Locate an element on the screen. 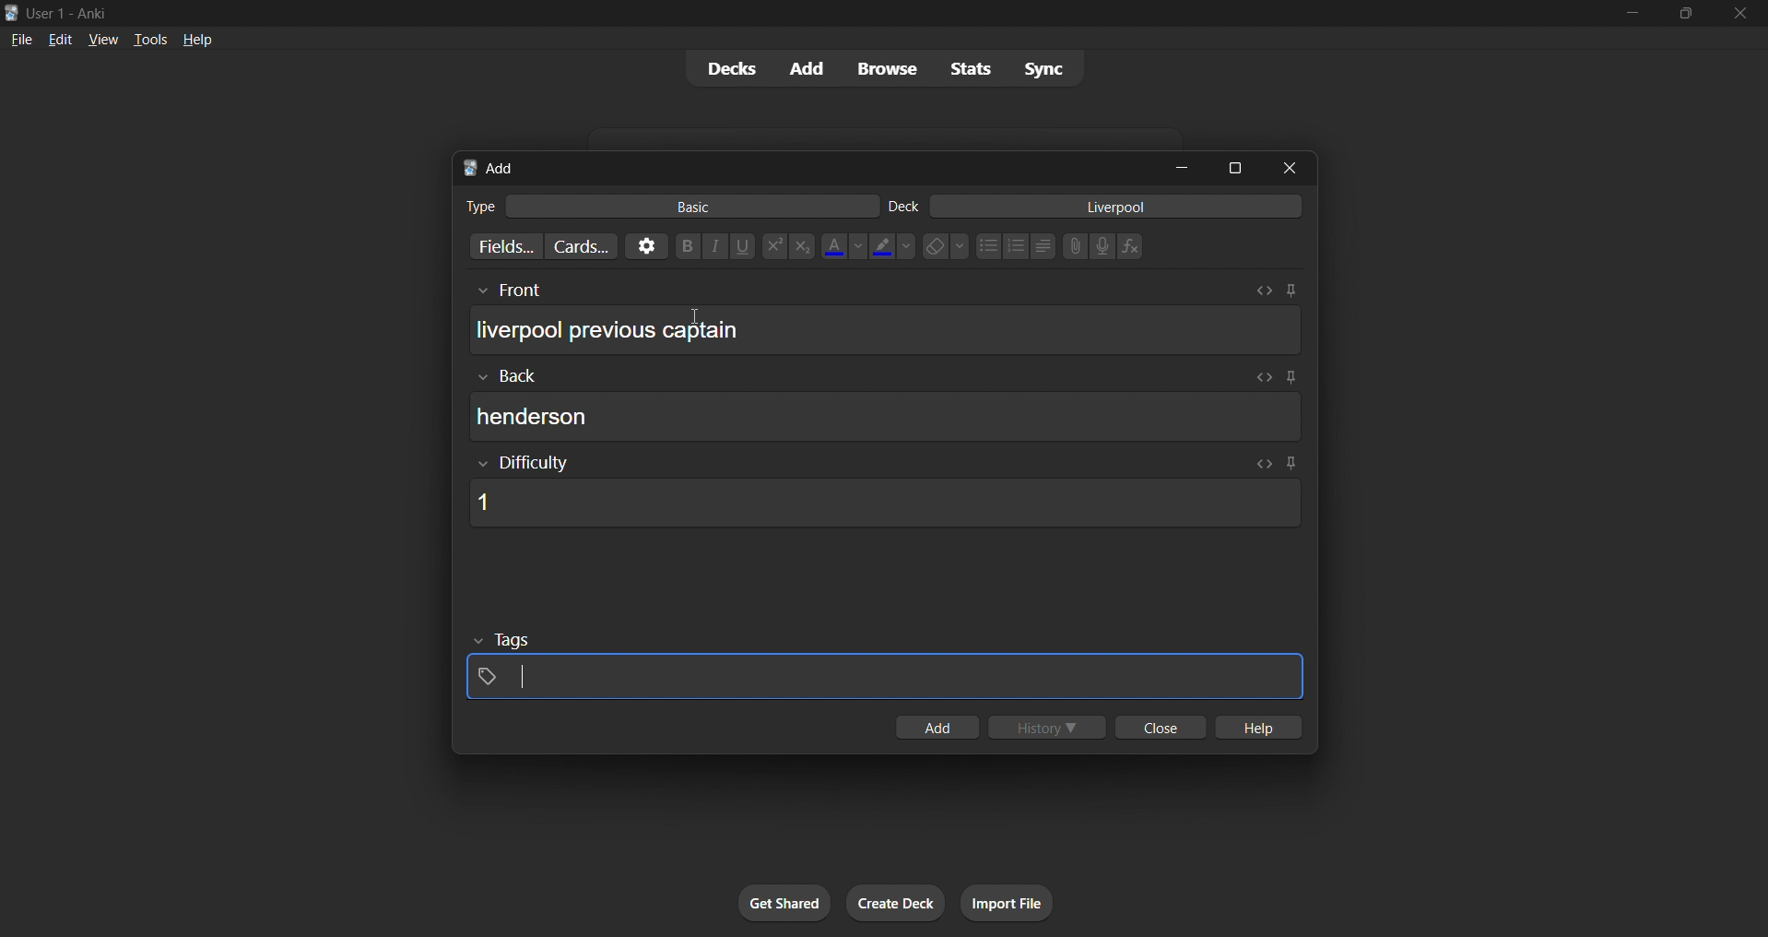  Bold is located at coordinates (687, 244).